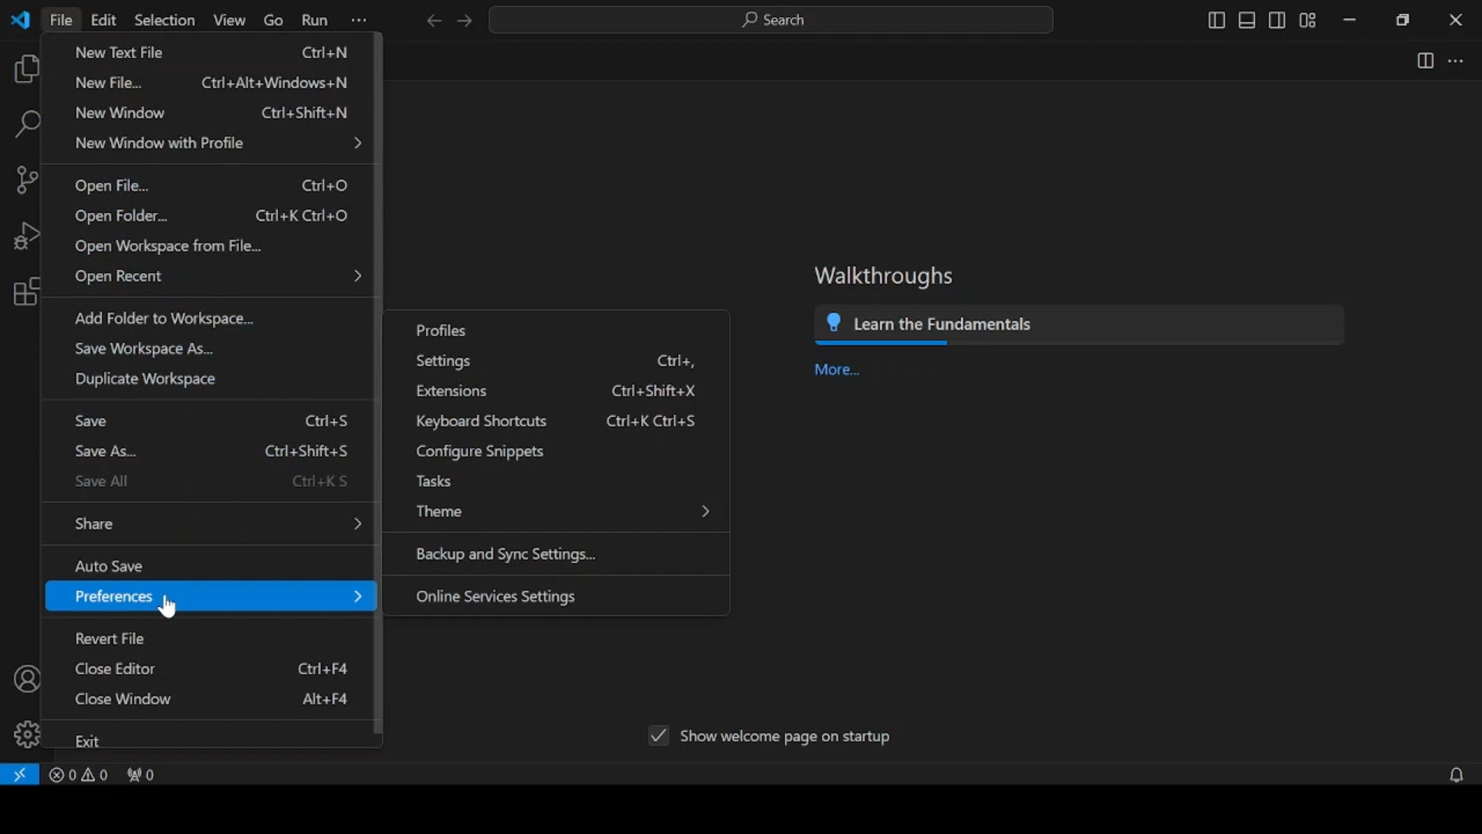 The height and width of the screenshot is (834, 1482). I want to click on no ports forwarded, so click(139, 774).